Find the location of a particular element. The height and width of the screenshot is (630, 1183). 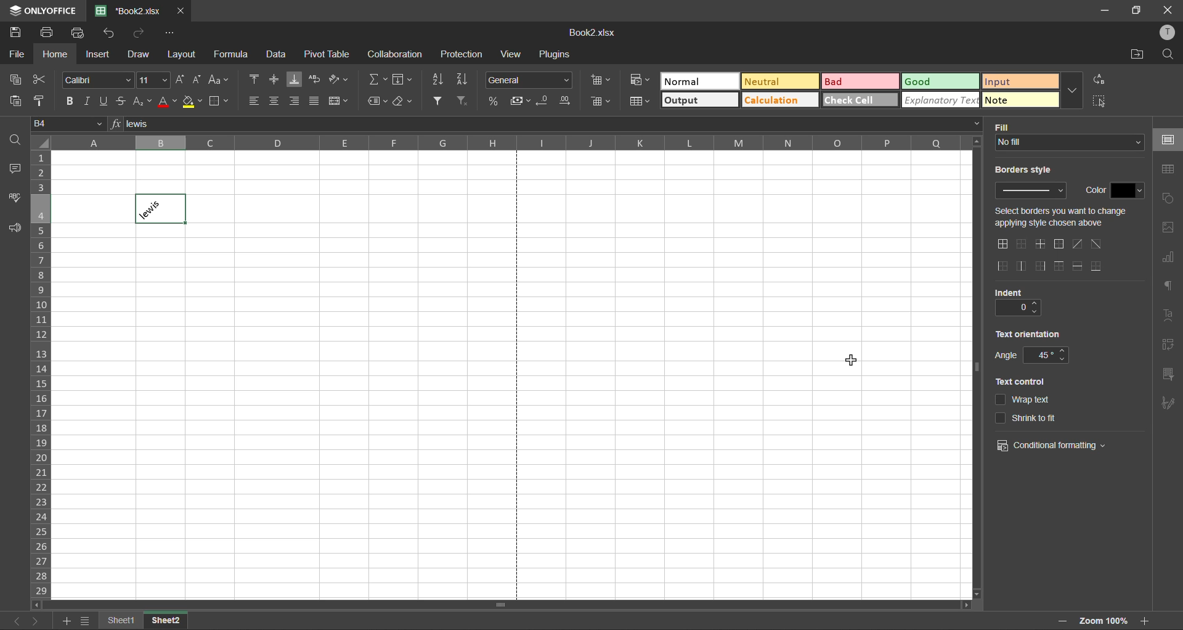

pivot table is located at coordinates (327, 53).